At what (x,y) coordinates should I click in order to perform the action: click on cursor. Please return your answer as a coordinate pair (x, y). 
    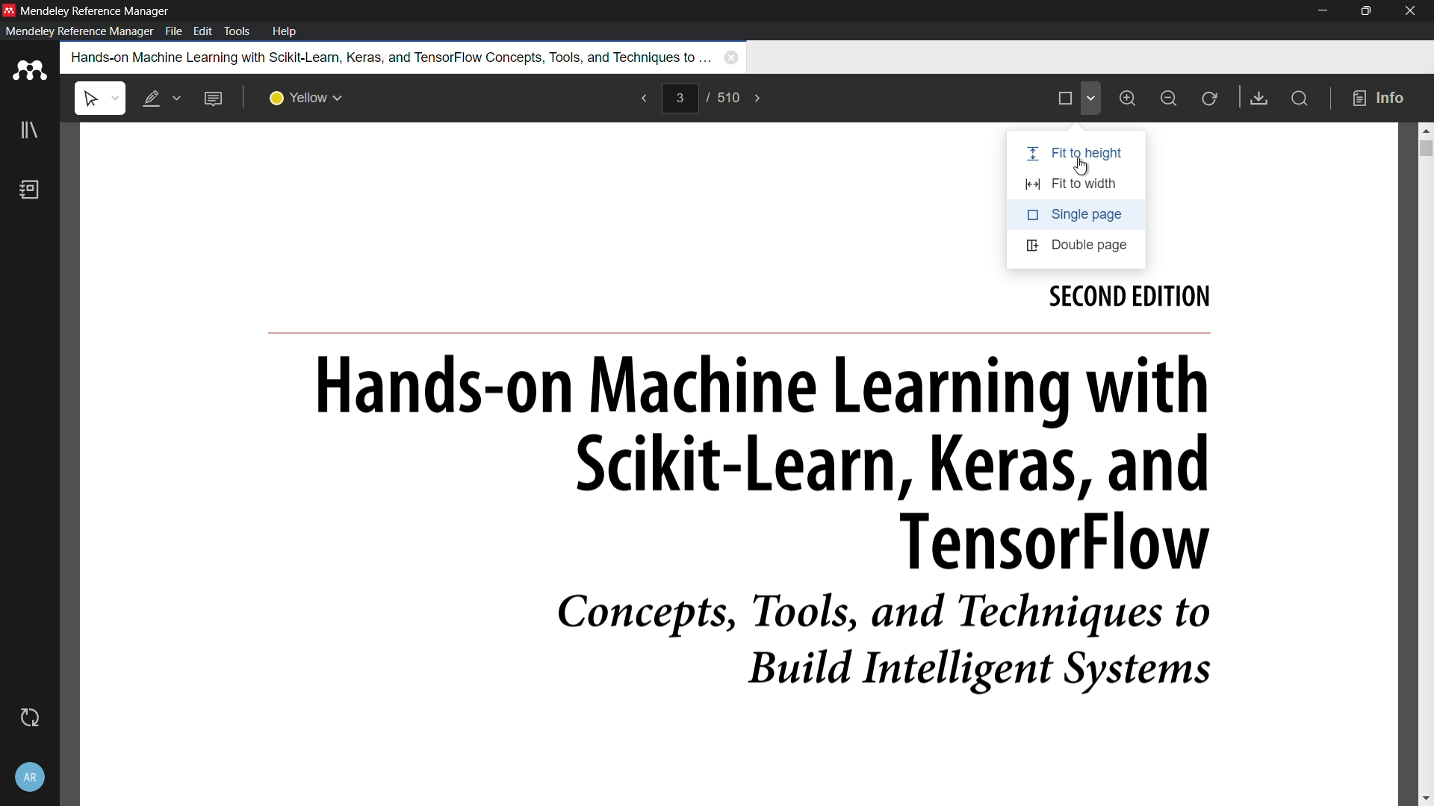
    Looking at the image, I should click on (1081, 167).